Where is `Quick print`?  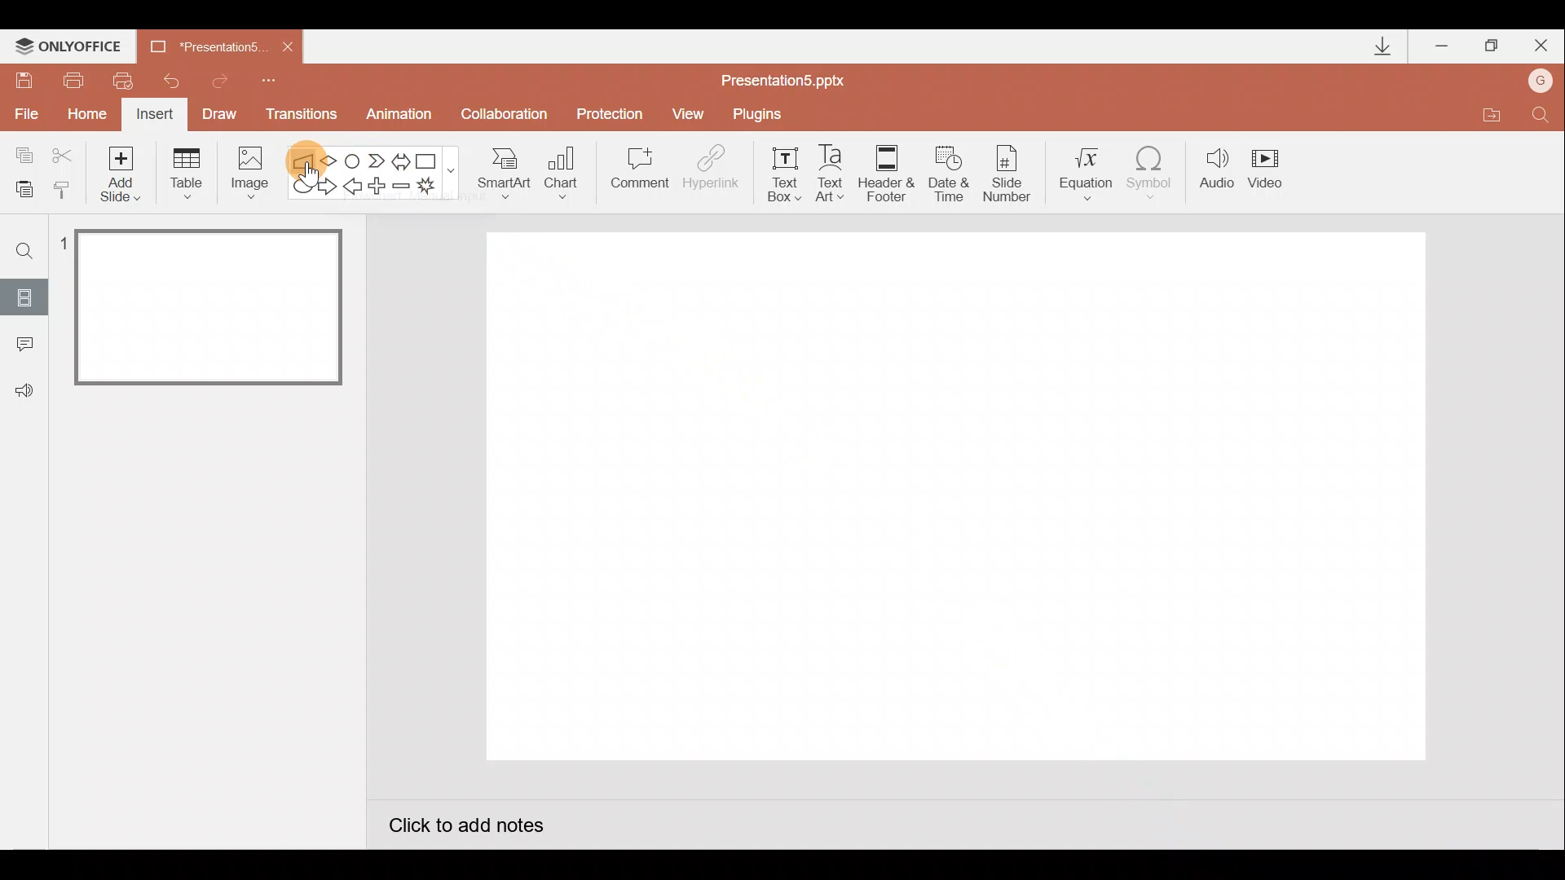 Quick print is located at coordinates (129, 77).